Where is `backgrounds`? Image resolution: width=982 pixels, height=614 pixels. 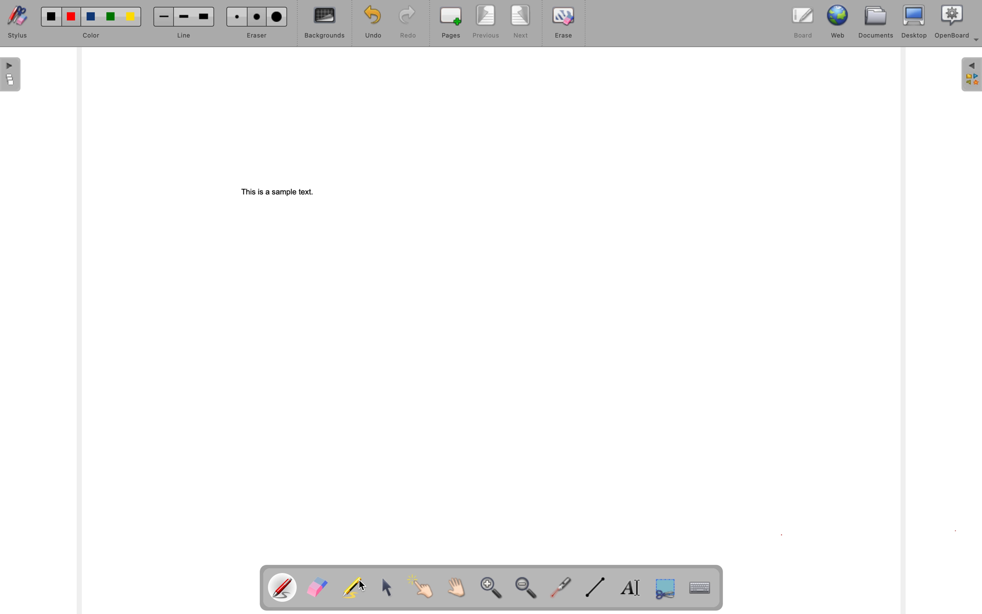 backgrounds is located at coordinates (321, 23).